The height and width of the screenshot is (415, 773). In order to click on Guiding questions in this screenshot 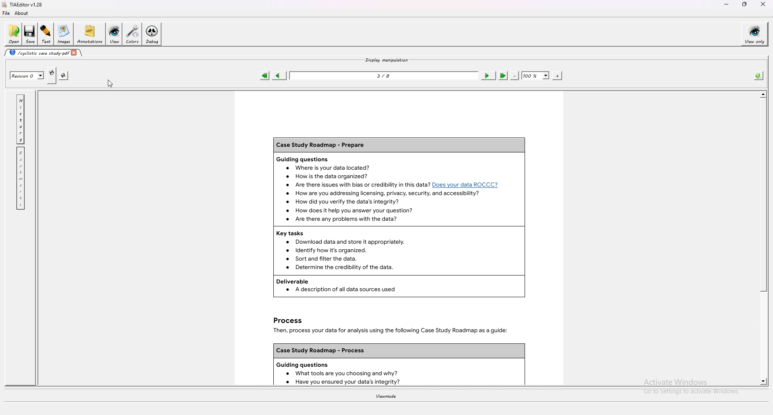, I will do `click(305, 159)`.